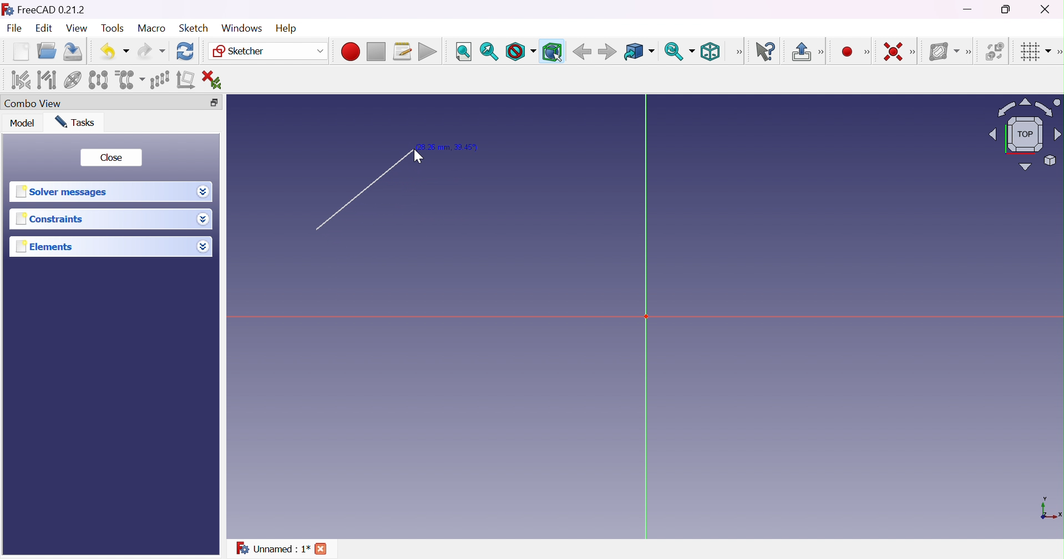  I want to click on 2D Line, so click(357, 194).